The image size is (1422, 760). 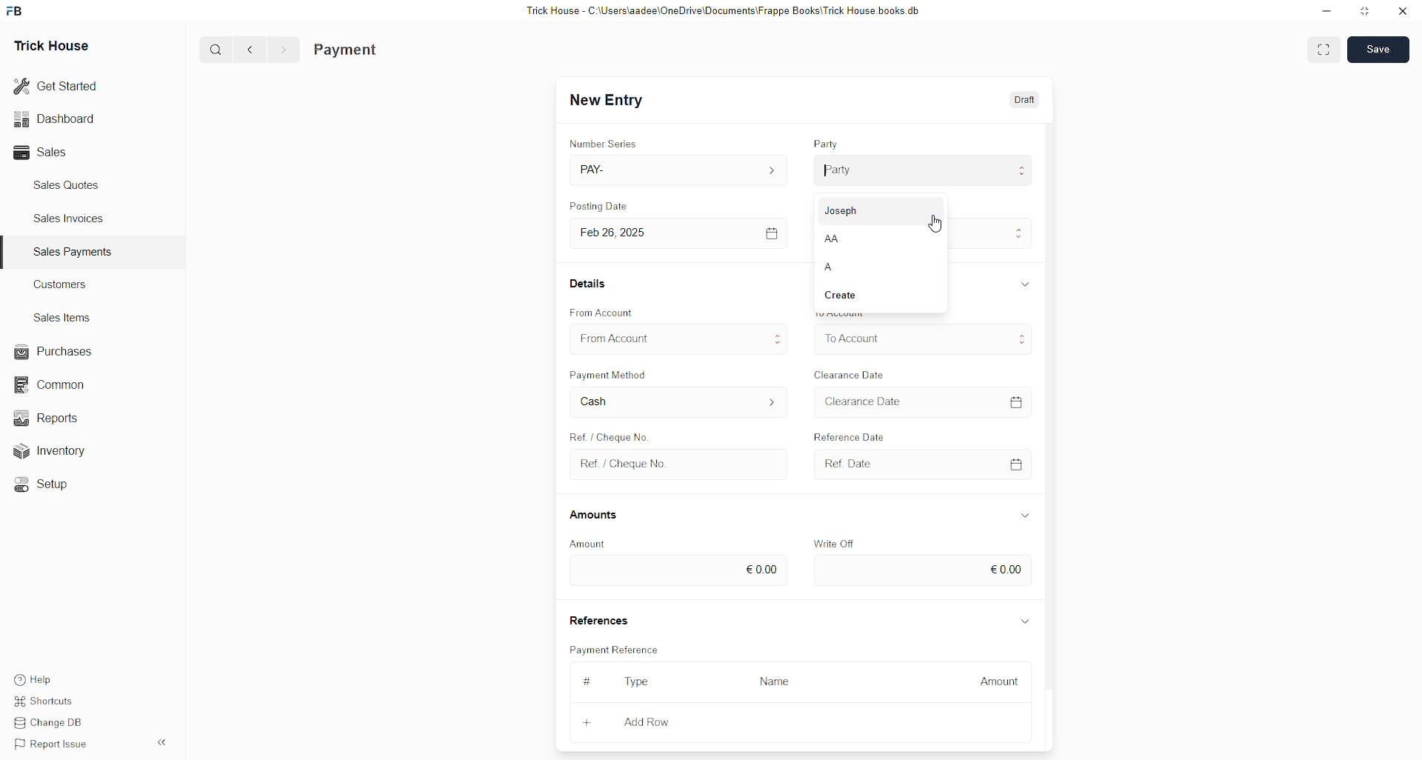 What do you see at coordinates (161, 742) in the screenshot?
I see `Hide sidebar` at bounding box center [161, 742].